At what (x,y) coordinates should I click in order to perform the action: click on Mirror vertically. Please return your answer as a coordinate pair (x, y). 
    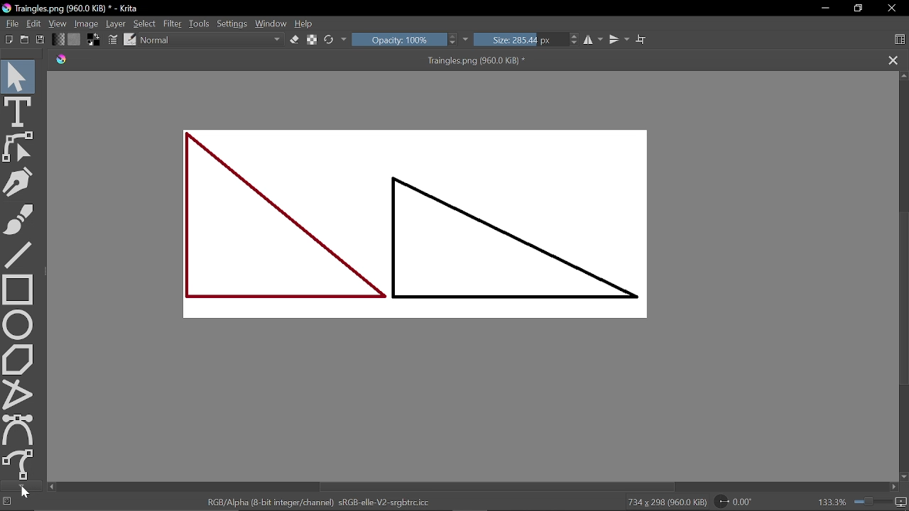
    Looking at the image, I should click on (618, 40).